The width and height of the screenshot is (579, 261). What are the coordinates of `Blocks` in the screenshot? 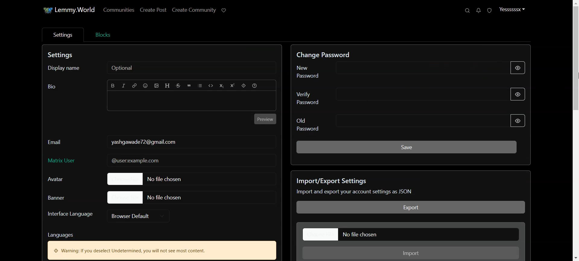 It's located at (103, 35).